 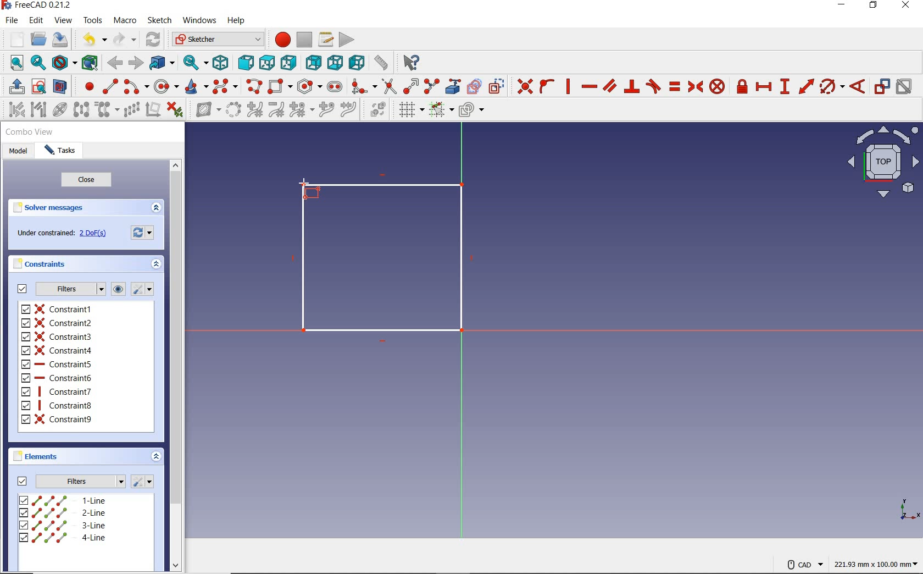 What do you see at coordinates (58, 351) in the screenshot?
I see `constraint4` at bounding box center [58, 351].